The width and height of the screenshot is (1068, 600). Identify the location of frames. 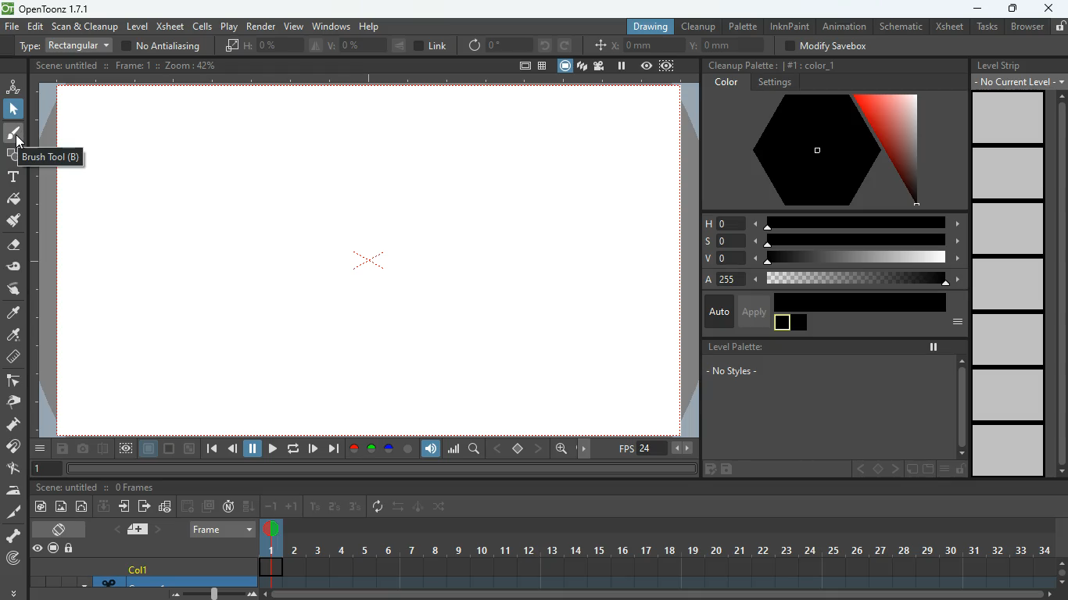
(134, 487).